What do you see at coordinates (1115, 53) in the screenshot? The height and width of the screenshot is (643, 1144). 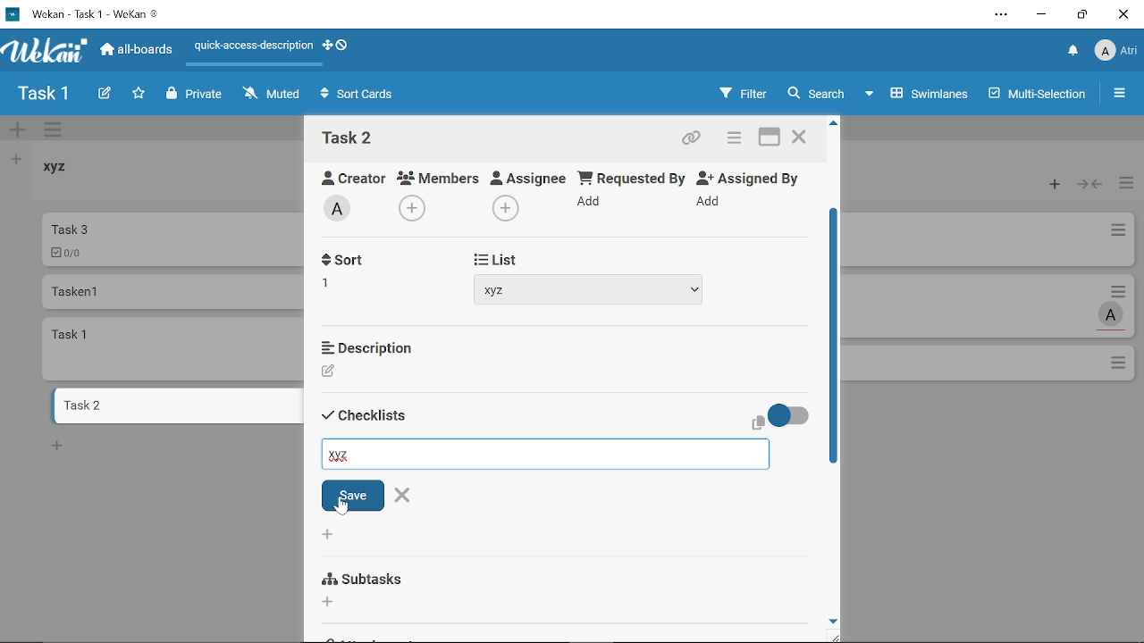 I see `Profile` at bounding box center [1115, 53].